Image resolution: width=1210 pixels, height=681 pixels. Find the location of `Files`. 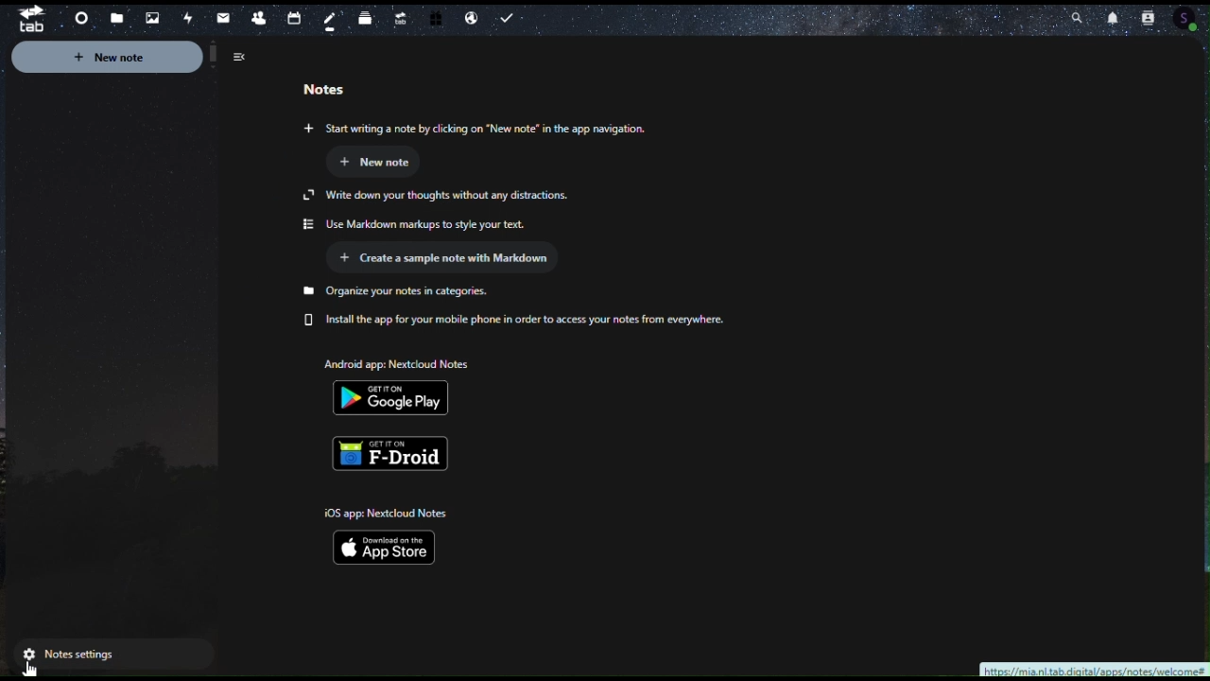

Files is located at coordinates (116, 19).